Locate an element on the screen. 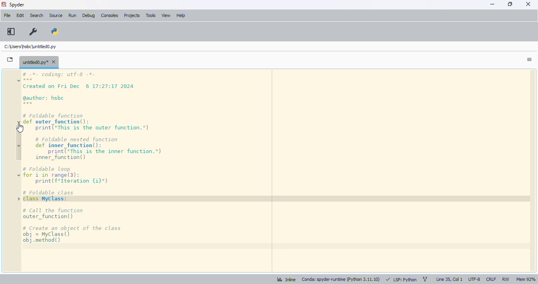  projects is located at coordinates (132, 16).